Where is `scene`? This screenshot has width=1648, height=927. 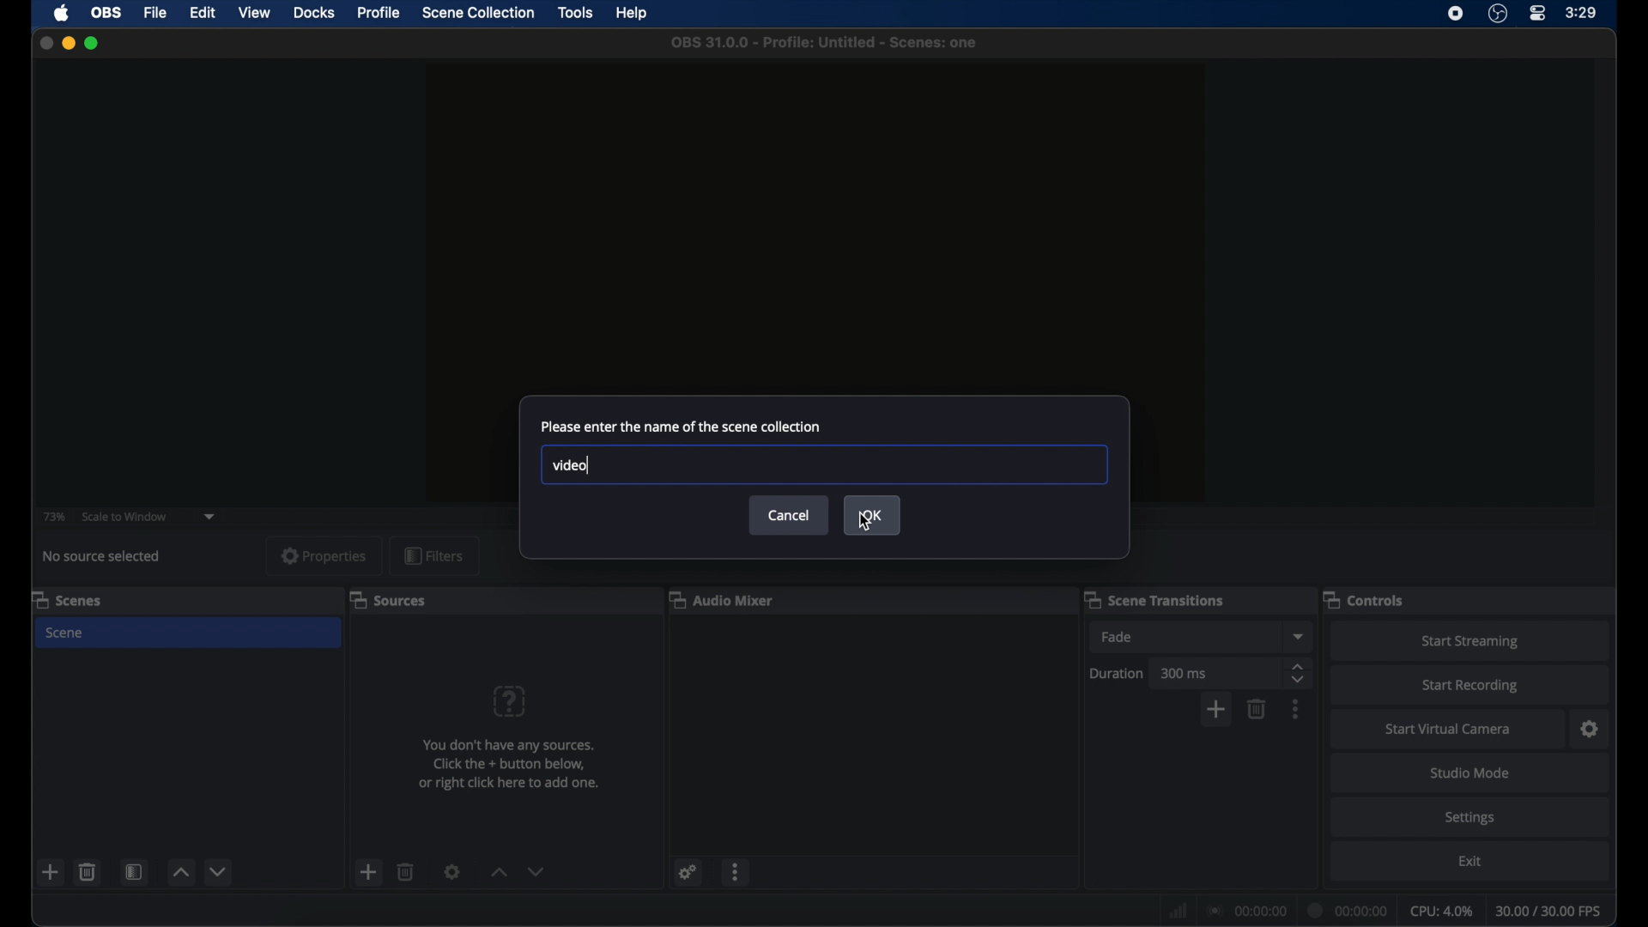
scene is located at coordinates (66, 633).